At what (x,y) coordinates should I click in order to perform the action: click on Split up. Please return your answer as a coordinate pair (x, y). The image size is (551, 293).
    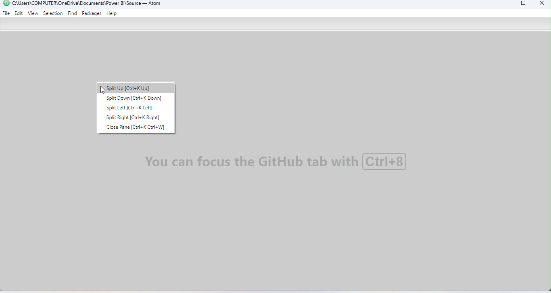
    Looking at the image, I should click on (138, 88).